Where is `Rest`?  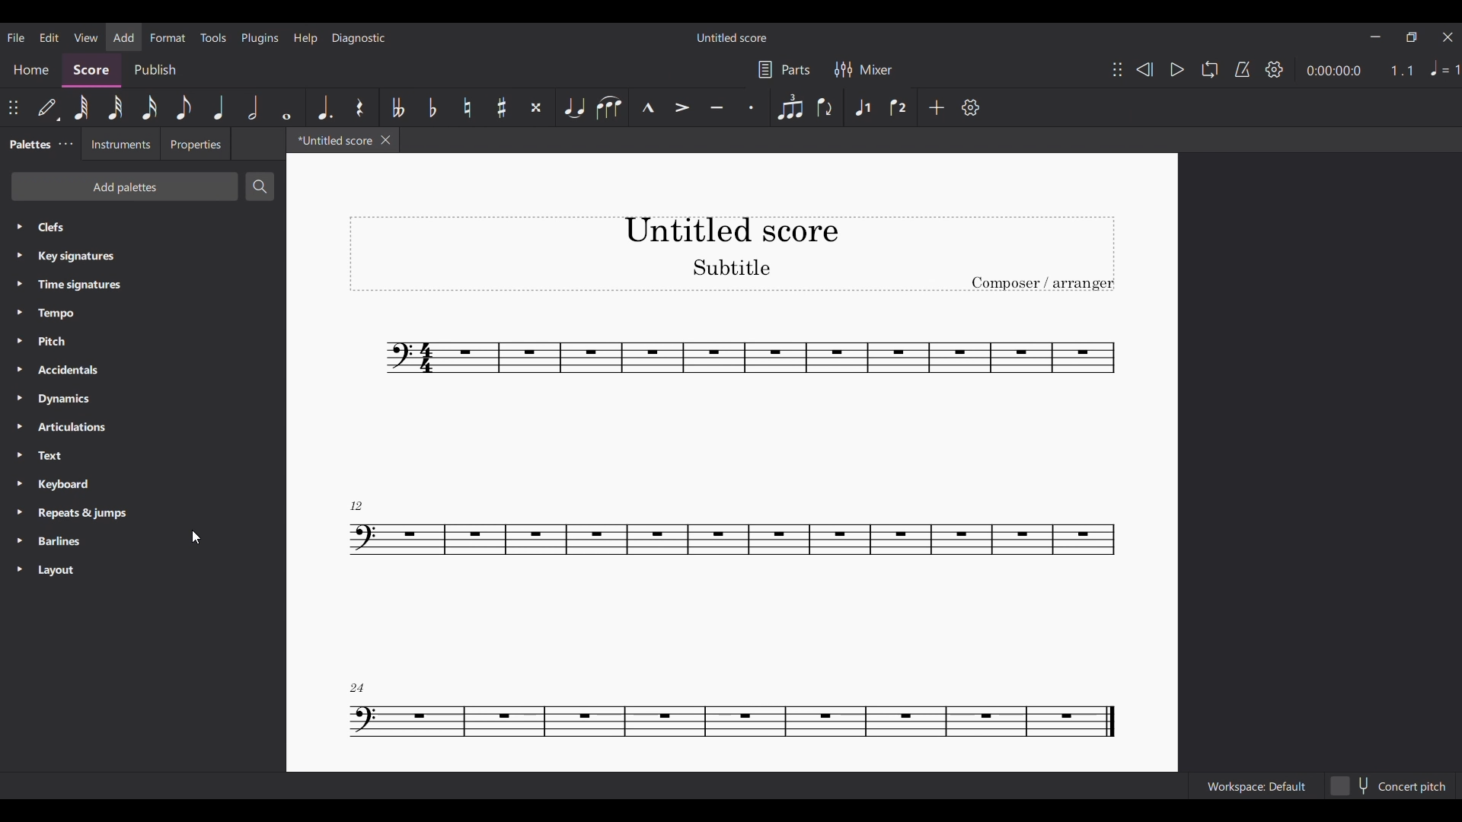
Rest is located at coordinates (719, 105).